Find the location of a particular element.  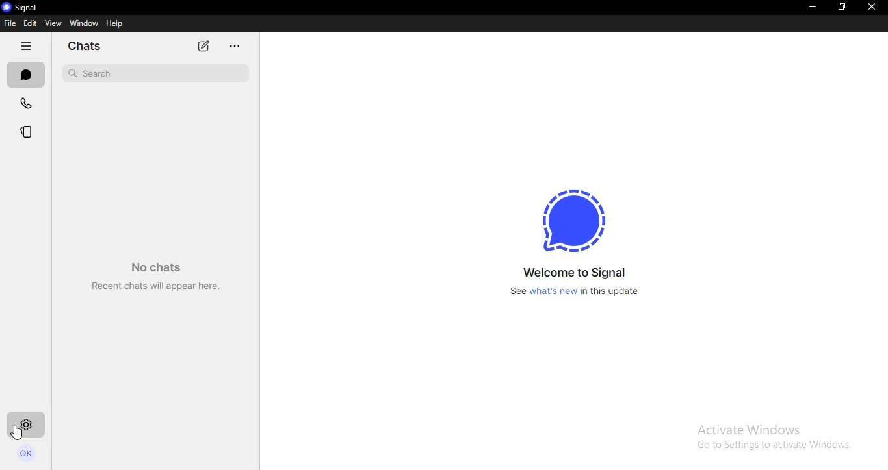

cursor is located at coordinates (17, 430).